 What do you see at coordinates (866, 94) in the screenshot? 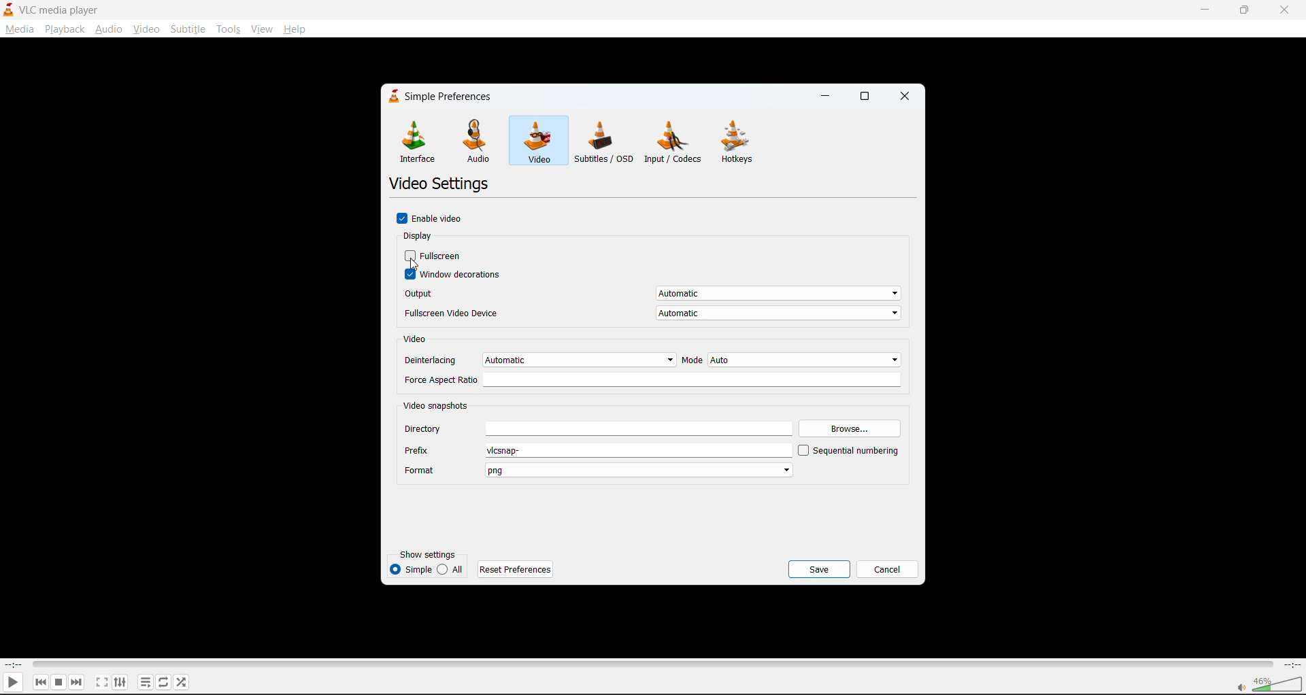
I see `maximize` at bounding box center [866, 94].